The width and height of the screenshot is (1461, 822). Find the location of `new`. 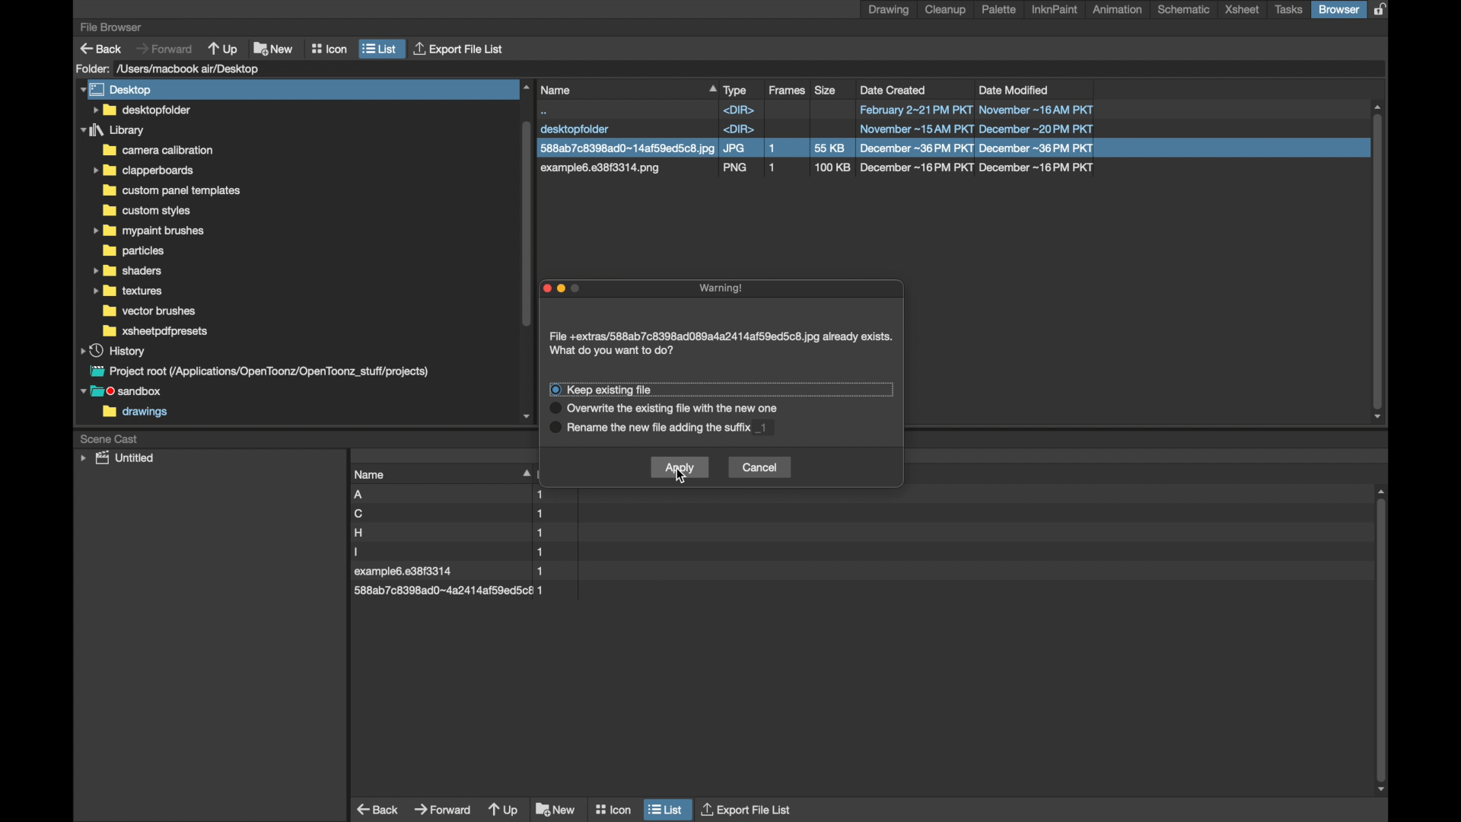

new is located at coordinates (556, 809).